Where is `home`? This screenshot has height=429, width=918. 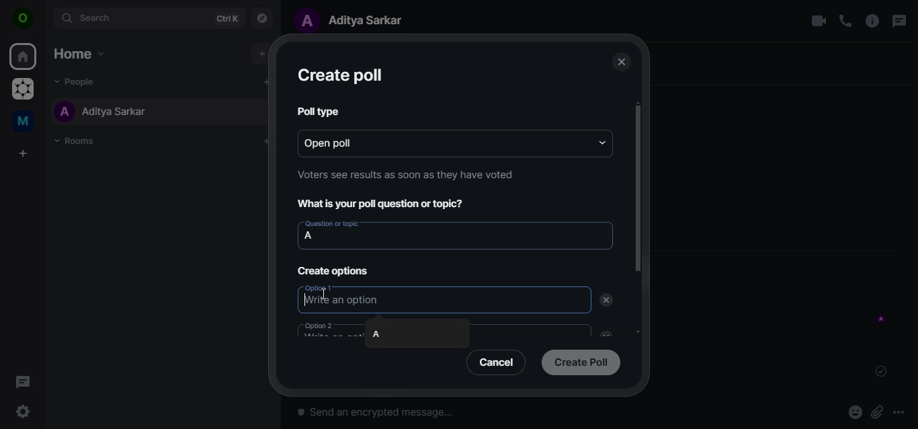
home is located at coordinates (24, 57).